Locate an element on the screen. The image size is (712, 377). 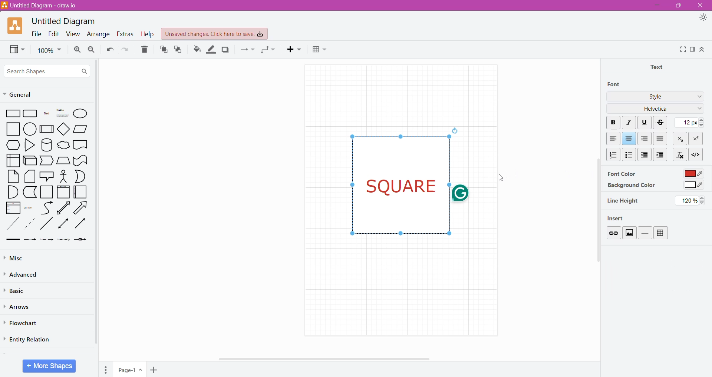
Set Font Size is located at coordinates (688, 122).